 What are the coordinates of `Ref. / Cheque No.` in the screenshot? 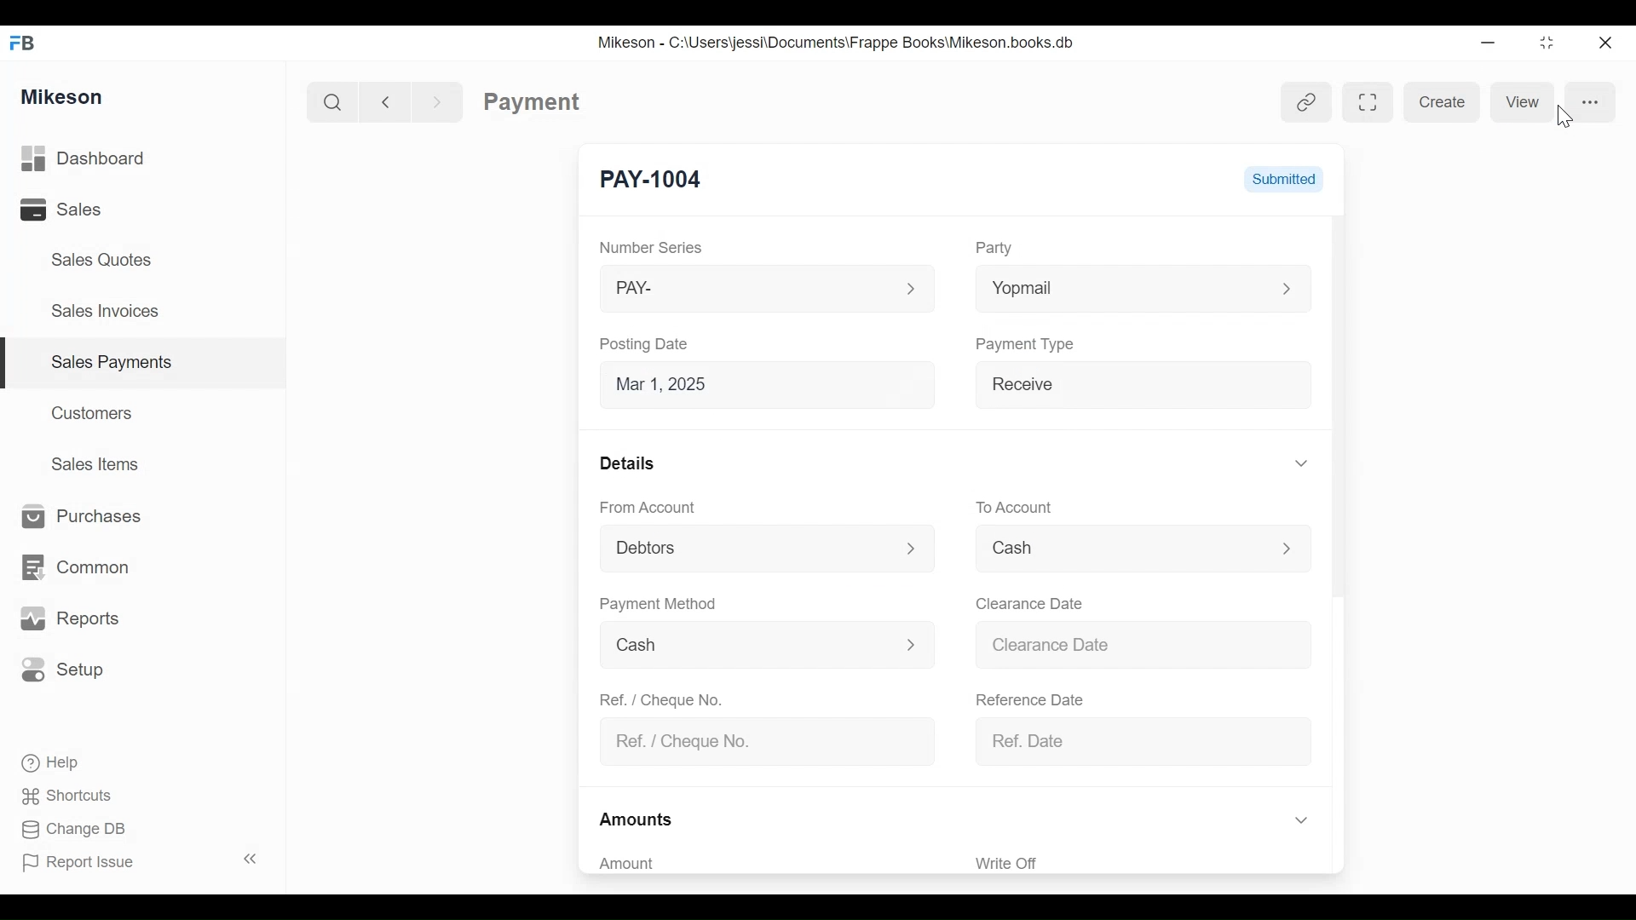 It's located at (669, 699).